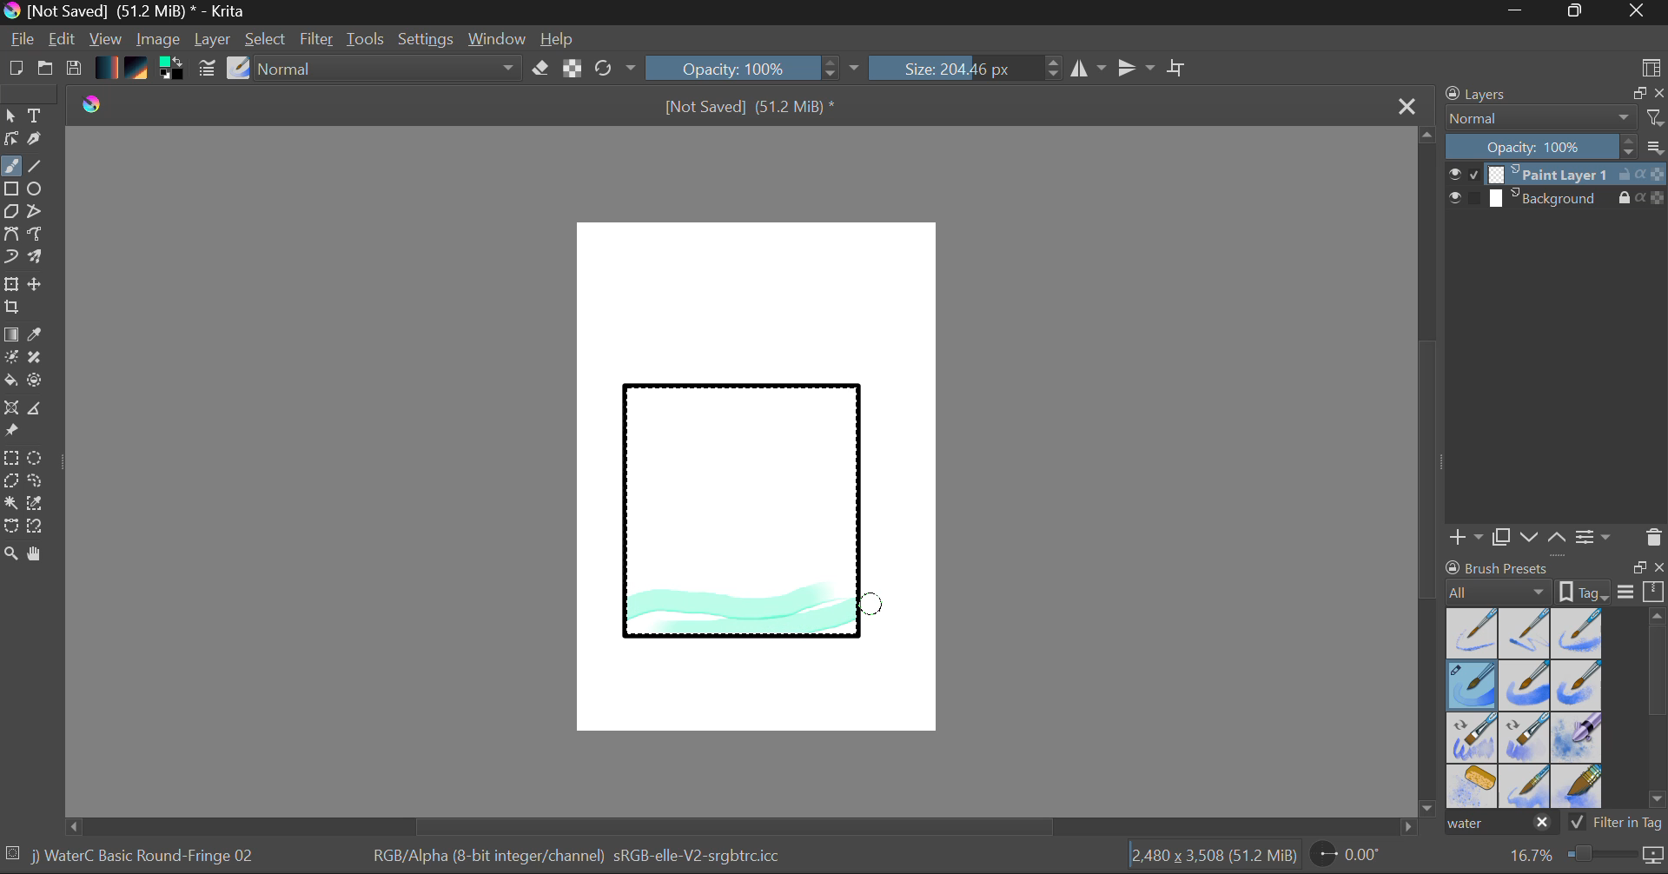 Image resolution: width=1668 pixels, height=874 pixels. Describe the element at coordinates (1658, 712) in the screenshot. I see `Scroll Bar` at that location.